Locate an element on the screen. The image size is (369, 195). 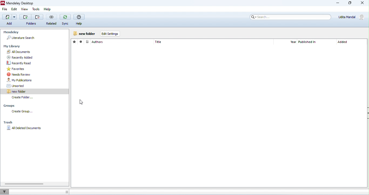
file is located at coordinates (5, 9).